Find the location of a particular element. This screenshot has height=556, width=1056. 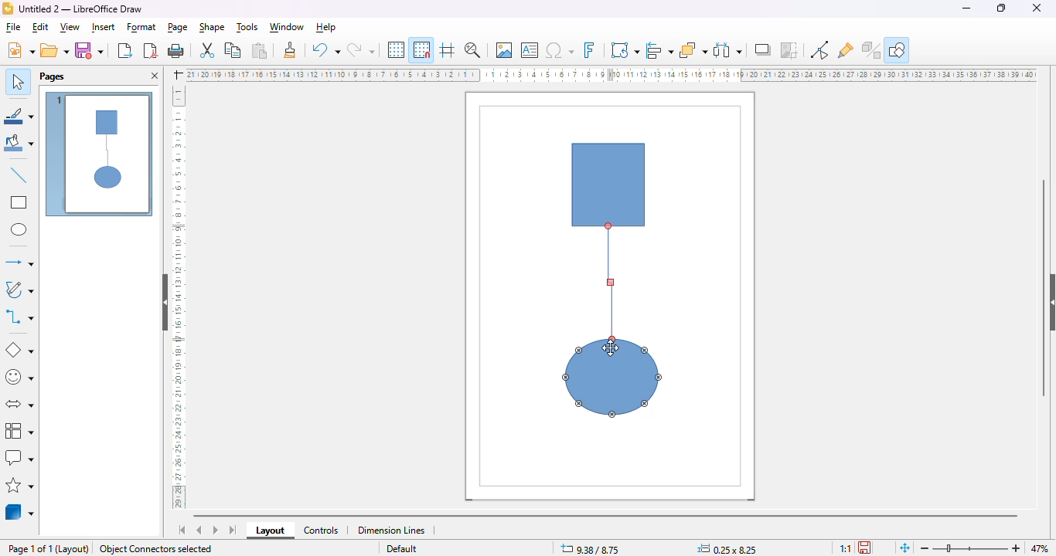

undo is located at coordinates (325, 51).